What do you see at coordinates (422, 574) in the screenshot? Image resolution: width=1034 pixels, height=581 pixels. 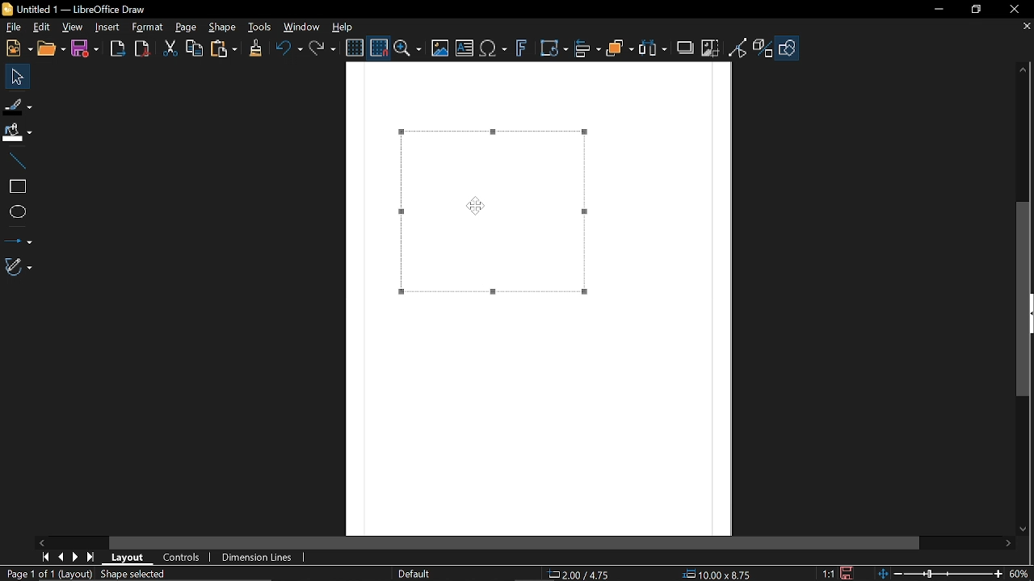 I see `Slide master name` at bounding box center [422, 574].